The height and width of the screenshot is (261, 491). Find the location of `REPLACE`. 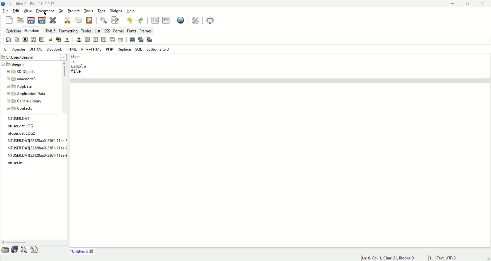

REPLACE is located at coordinates (124, 49).